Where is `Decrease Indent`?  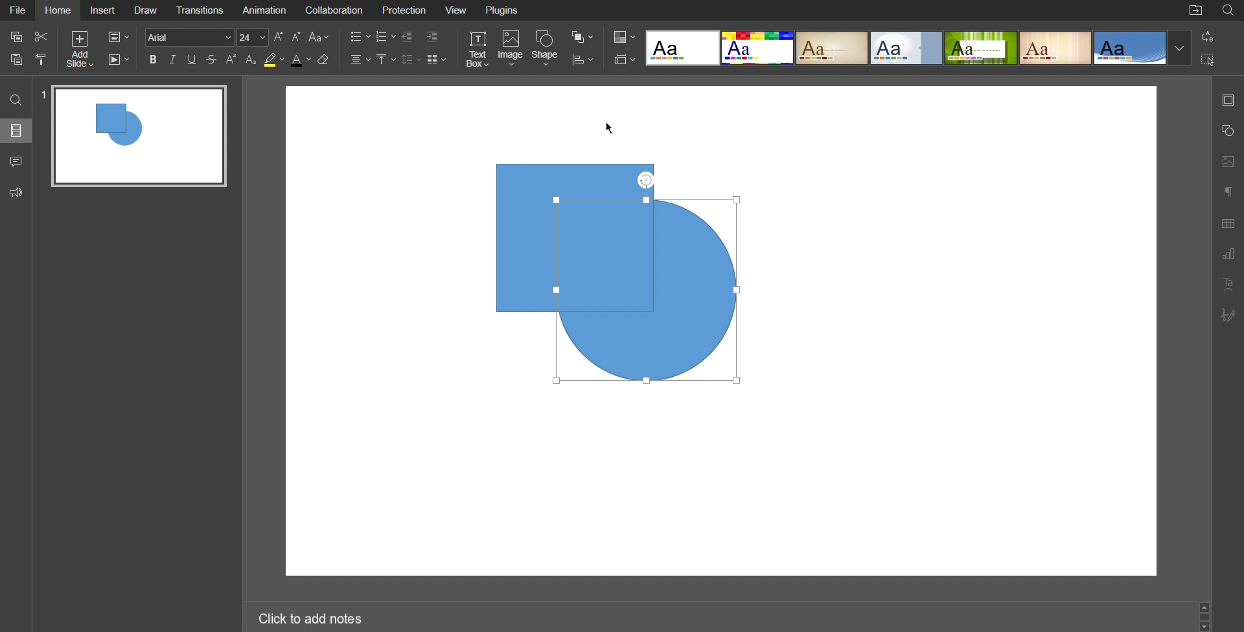
Decrease Indent is located at coordinates (408, 37).